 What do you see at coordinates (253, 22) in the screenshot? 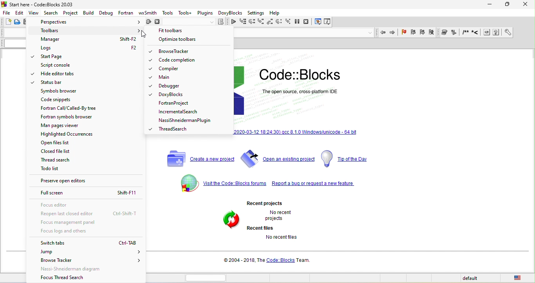
I see `next line` at bounding box center [253, 22].